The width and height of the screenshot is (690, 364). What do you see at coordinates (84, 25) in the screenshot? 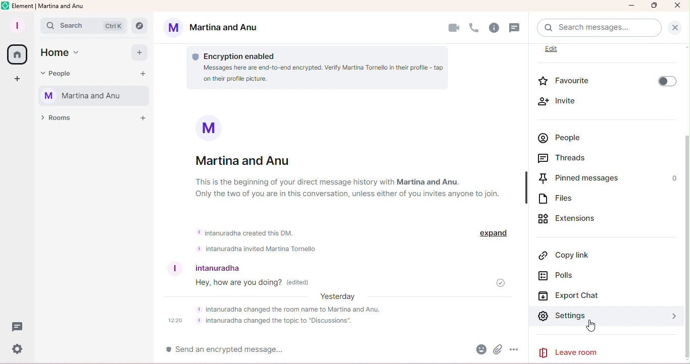
I see `Search bar` at bounding box center [84, 25].